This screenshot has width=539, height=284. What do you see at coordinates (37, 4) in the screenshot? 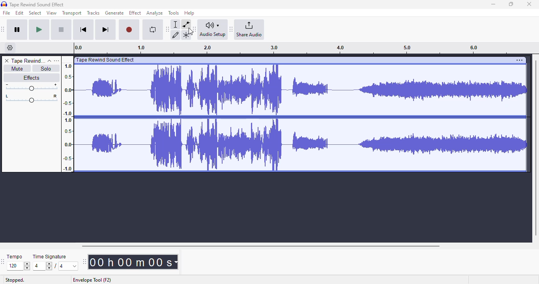
I see `title` at bounding box center [37, 4].